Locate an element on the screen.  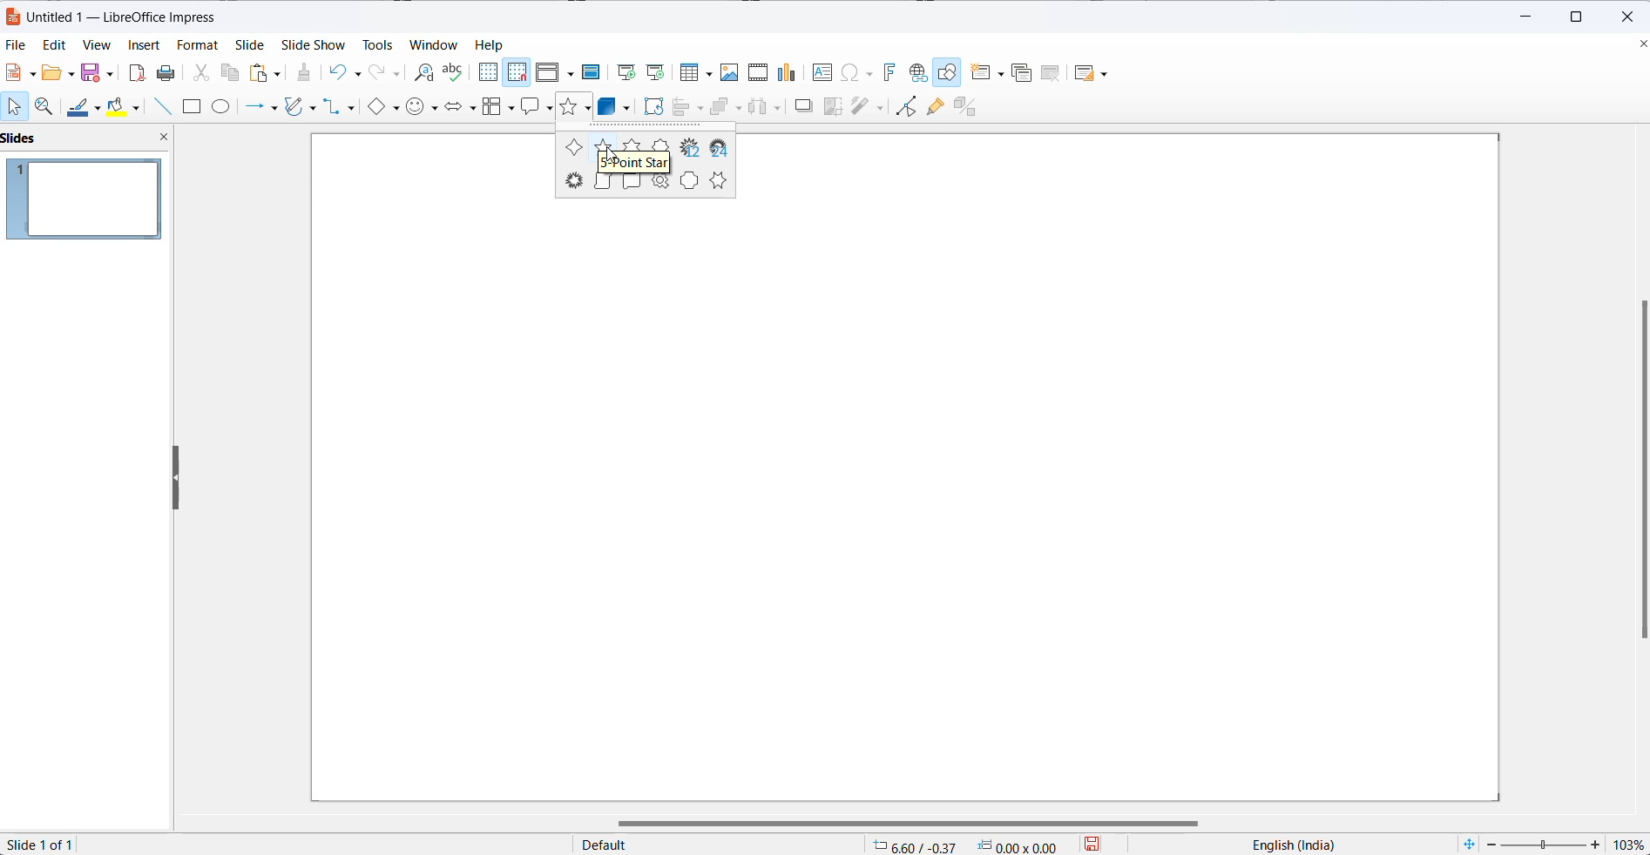
print is located at coordinates (169, 72).